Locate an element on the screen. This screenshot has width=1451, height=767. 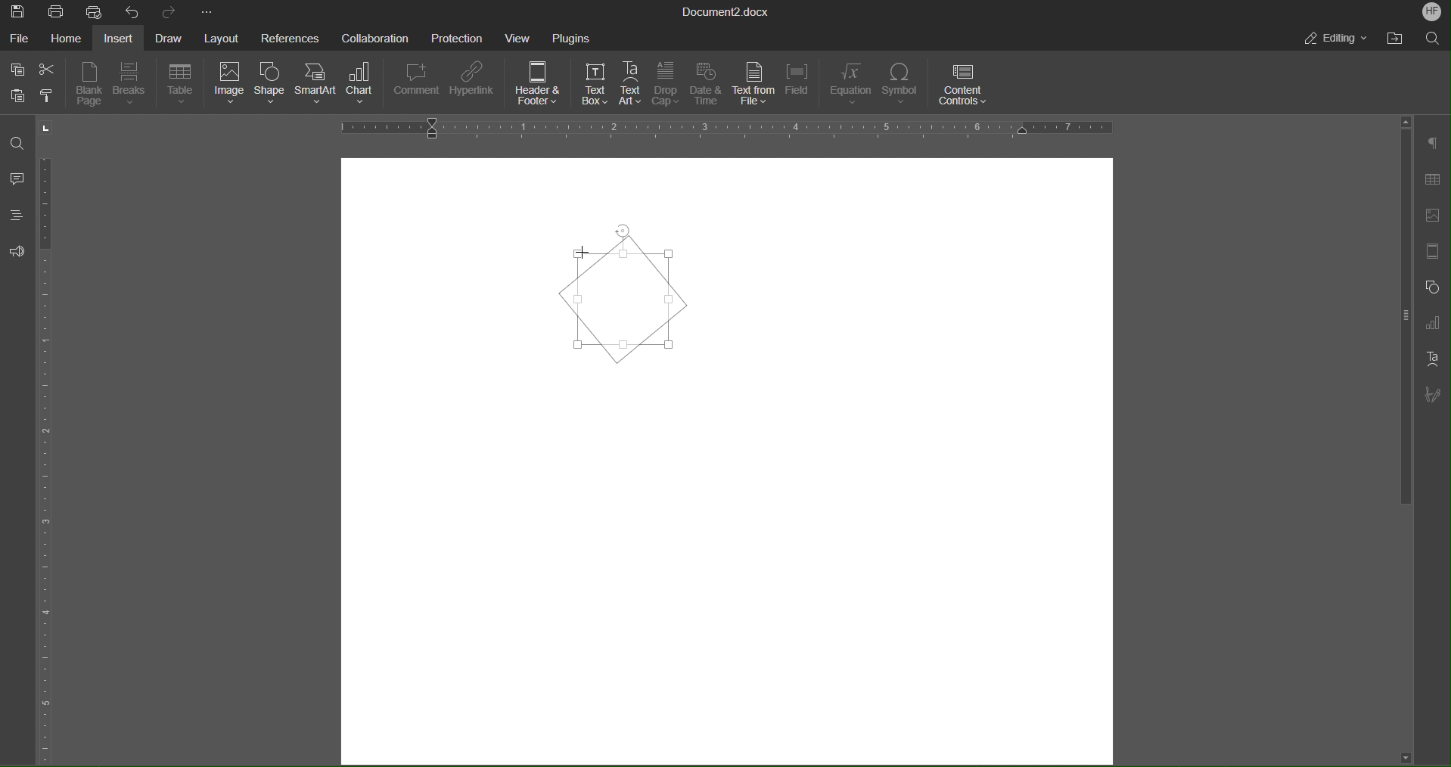
Undo is located at coordinates (130, 11).